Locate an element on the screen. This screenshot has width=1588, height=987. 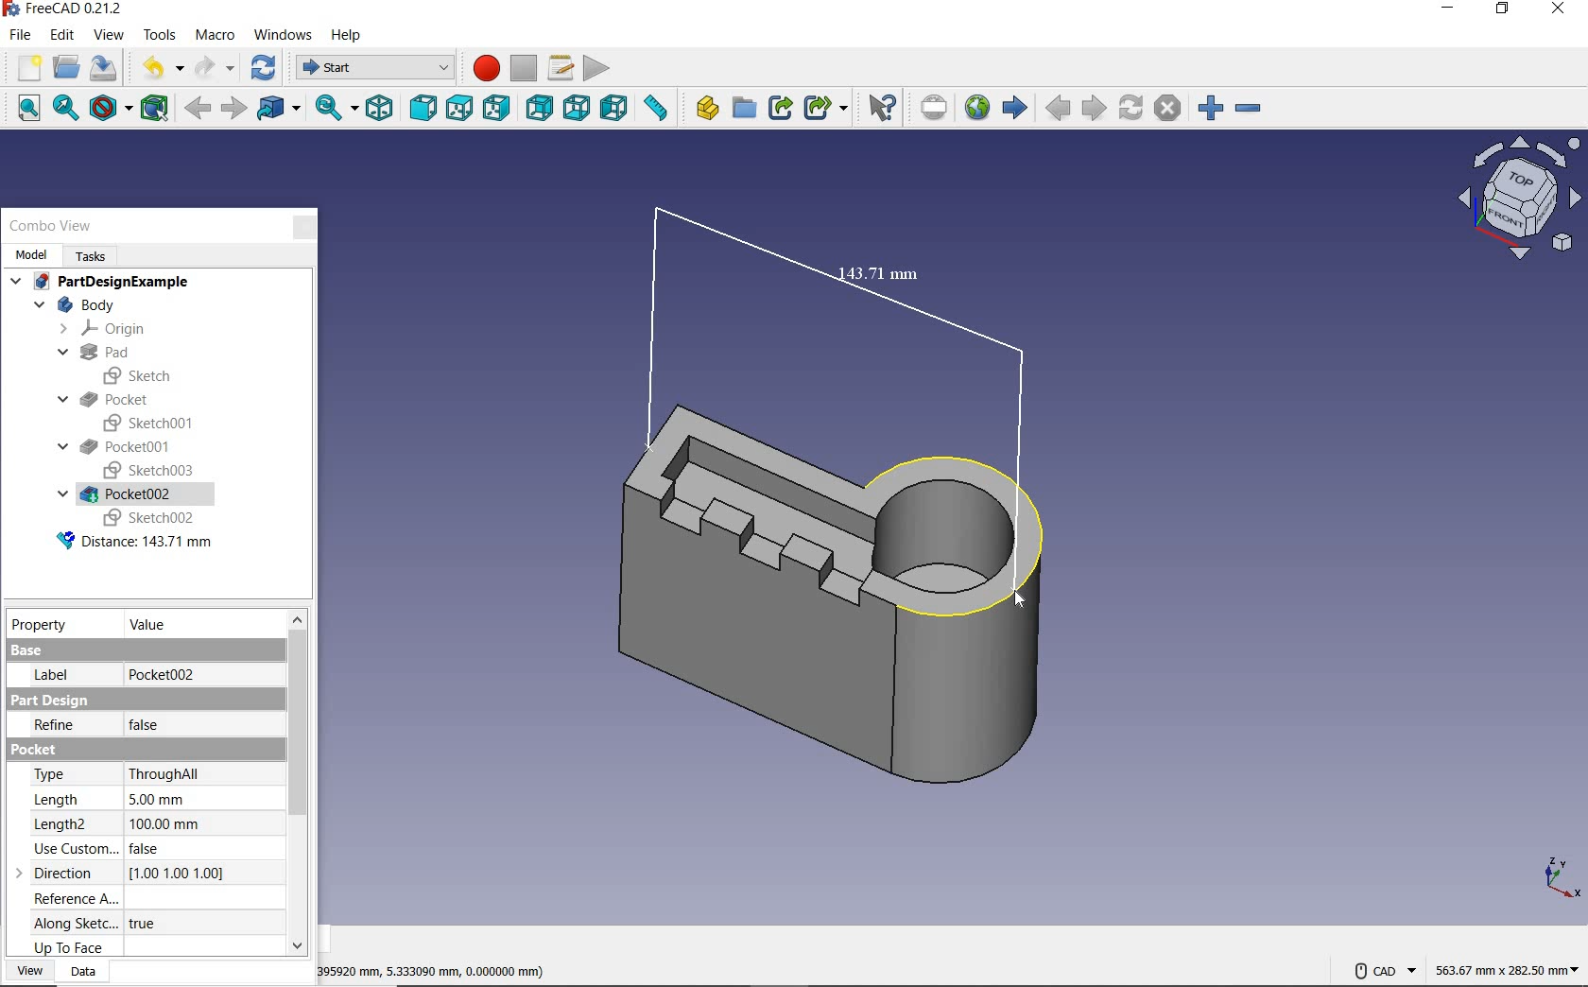
save is located at coordinates (106, 71).